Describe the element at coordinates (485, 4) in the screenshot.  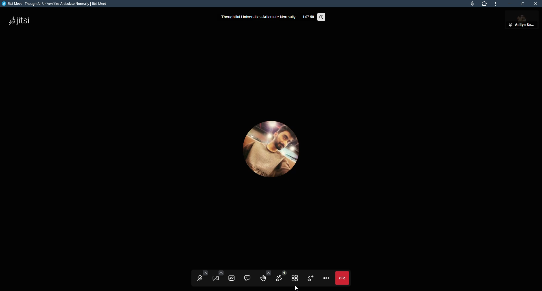
I see `extensions` at that location.